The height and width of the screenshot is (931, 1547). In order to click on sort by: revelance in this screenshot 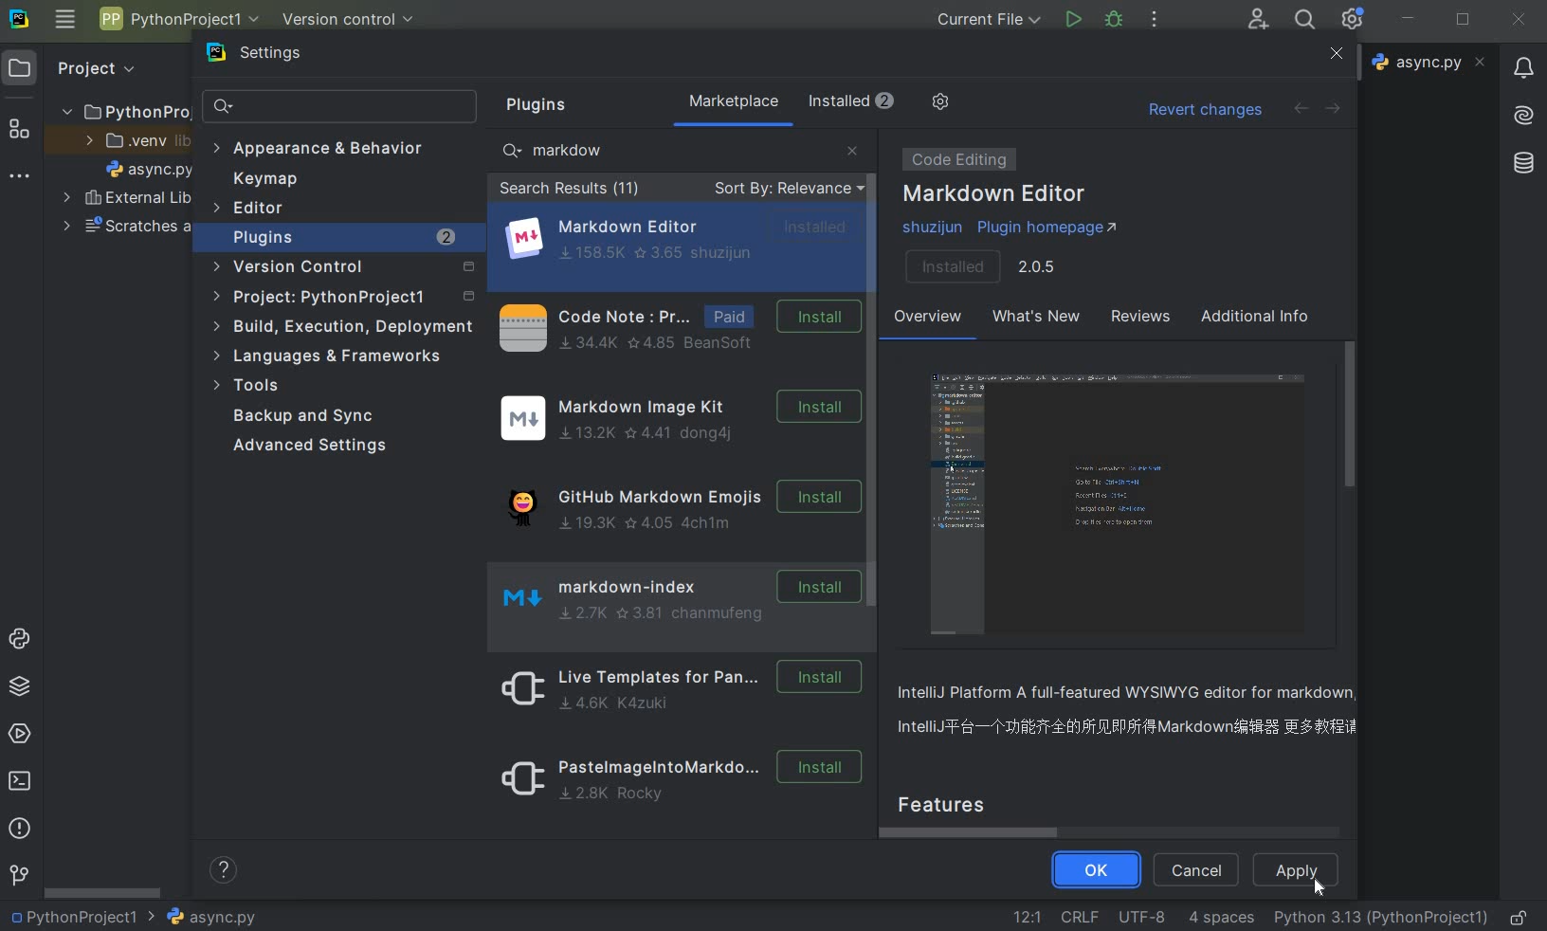, I will do `click(786, 190)`.